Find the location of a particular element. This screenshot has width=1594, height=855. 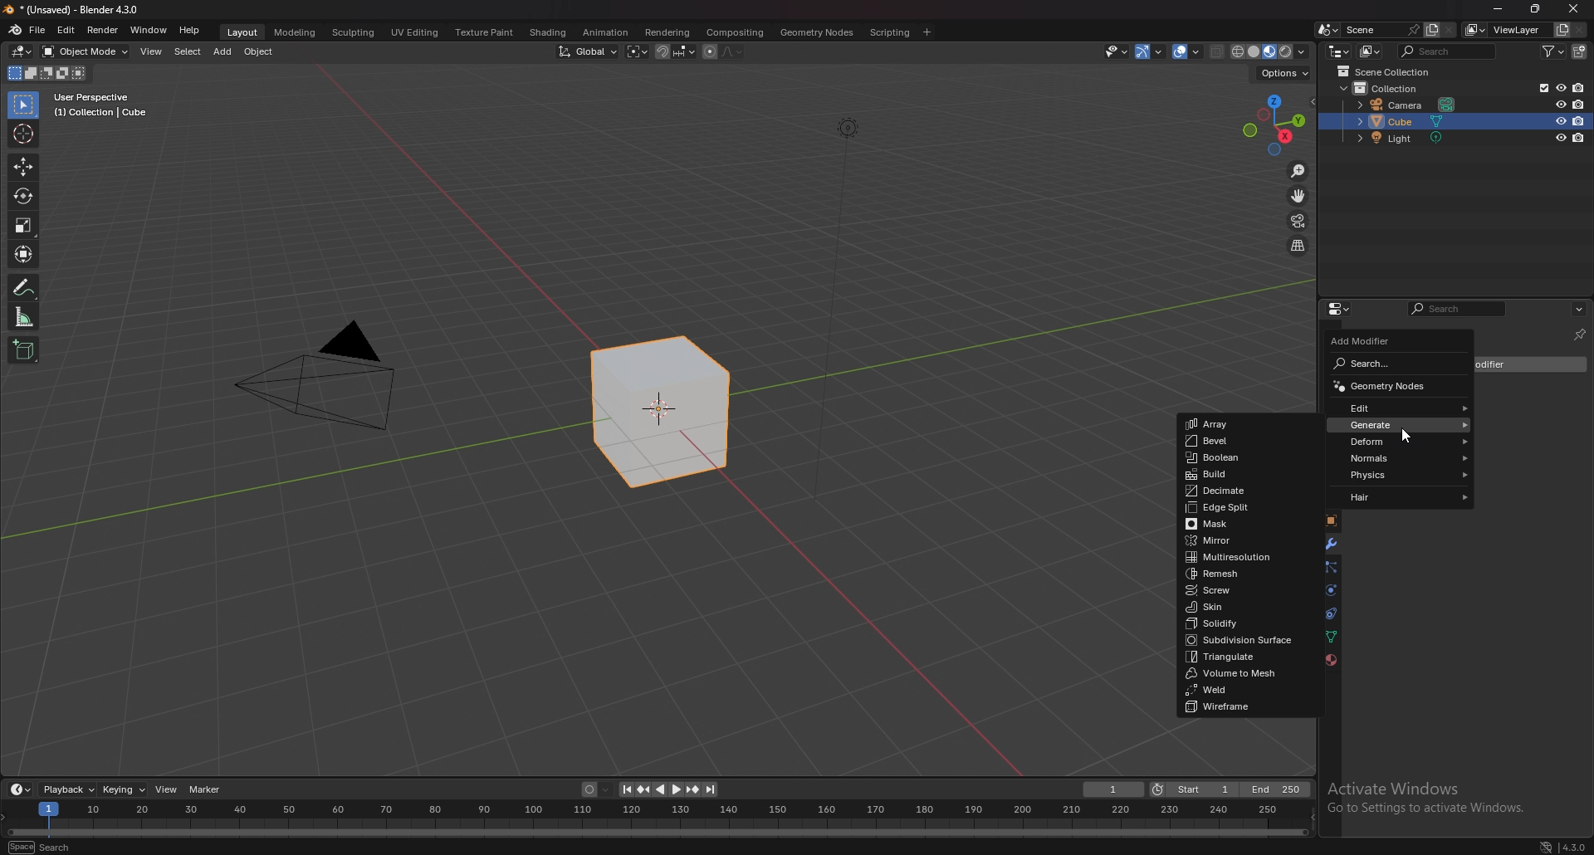

particles is located at coordinates (1331, 566).